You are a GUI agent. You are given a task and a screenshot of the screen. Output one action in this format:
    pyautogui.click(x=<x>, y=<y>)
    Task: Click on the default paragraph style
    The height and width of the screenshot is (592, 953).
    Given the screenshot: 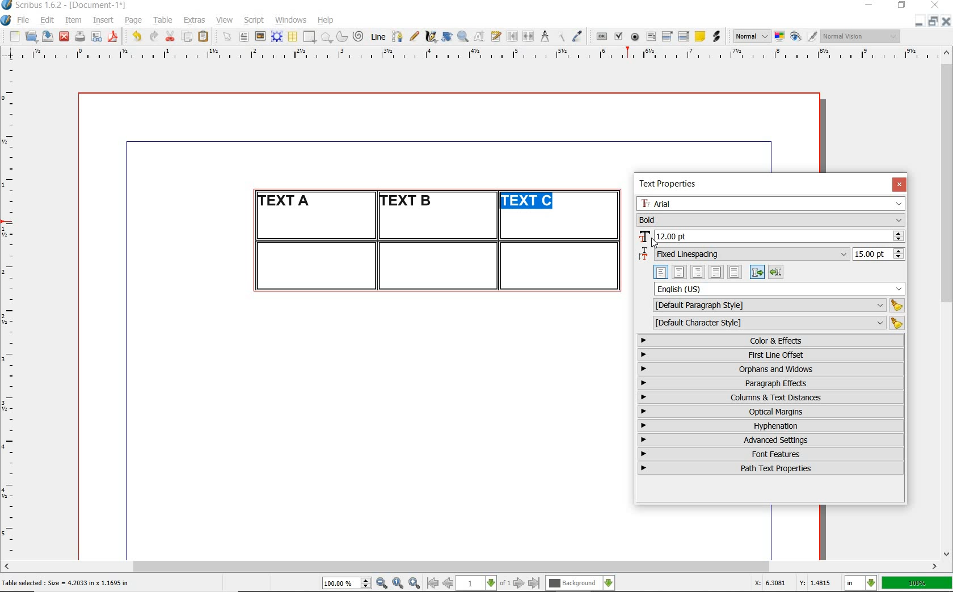 What is the action you would take?
    pyautogui.click(x=776, y=306)
    